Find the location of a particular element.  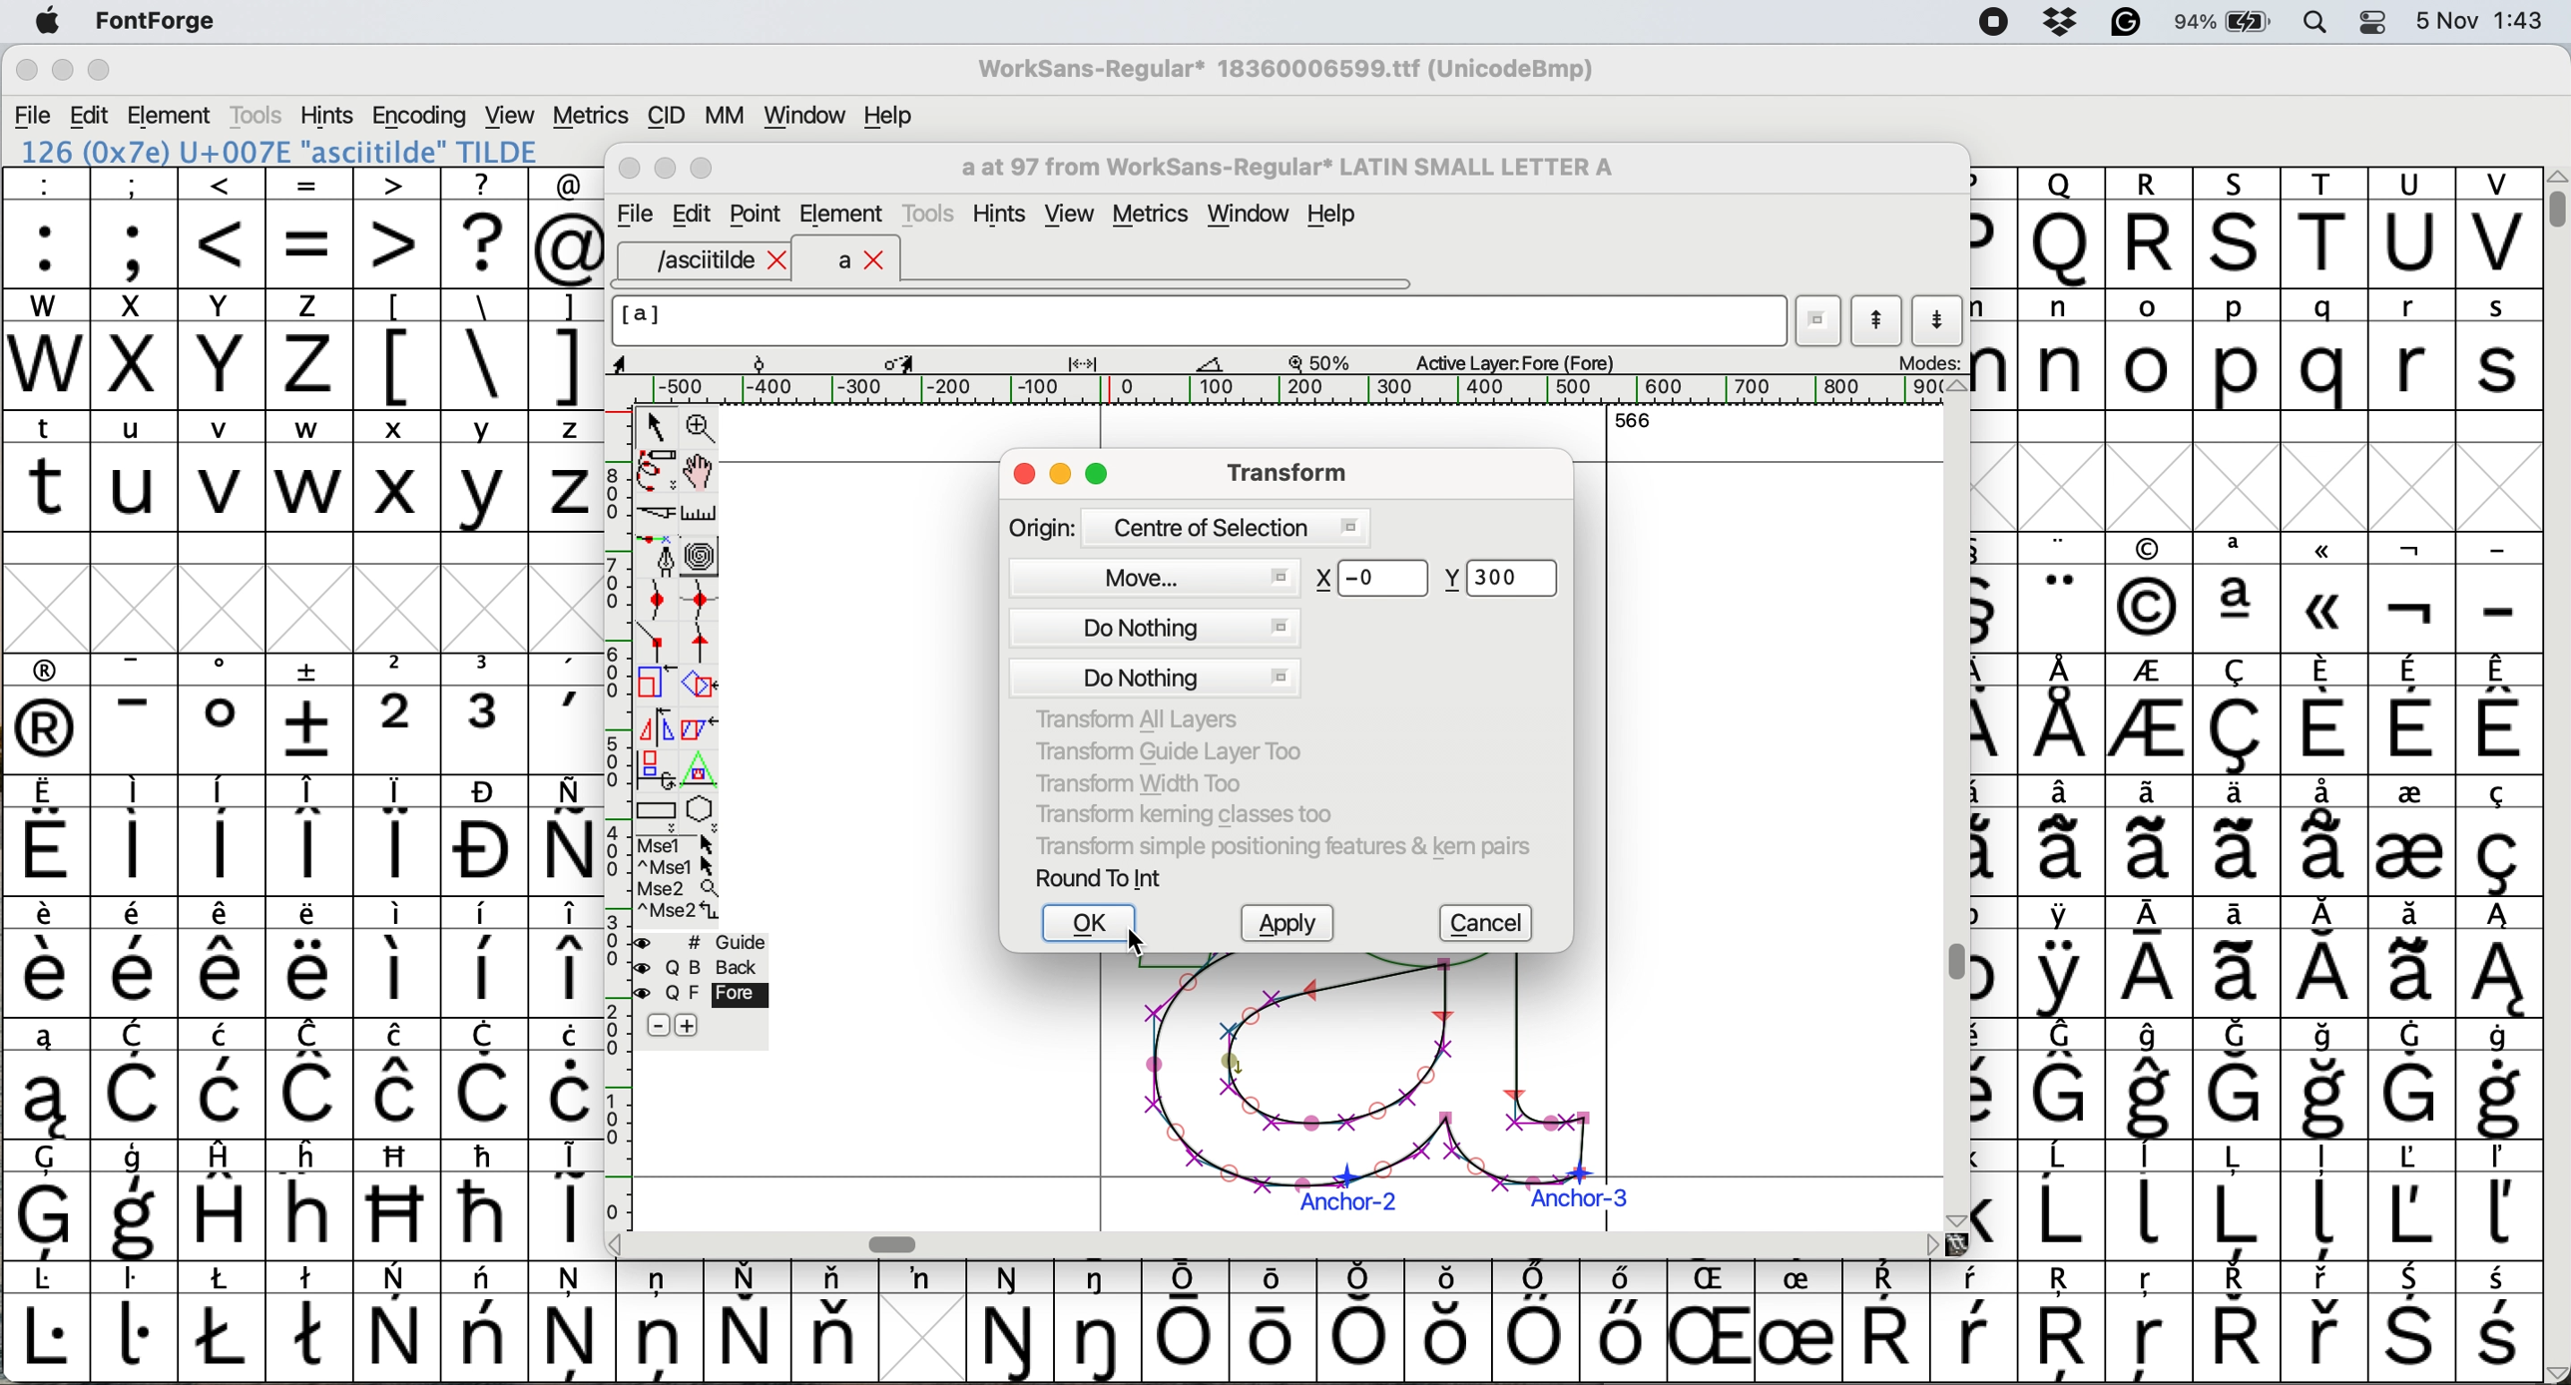

new y value is located at coordinates (1508, 580).